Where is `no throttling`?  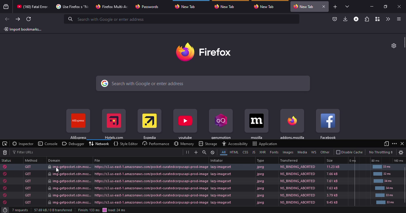 no throttling is located at coordinates (381, 152).